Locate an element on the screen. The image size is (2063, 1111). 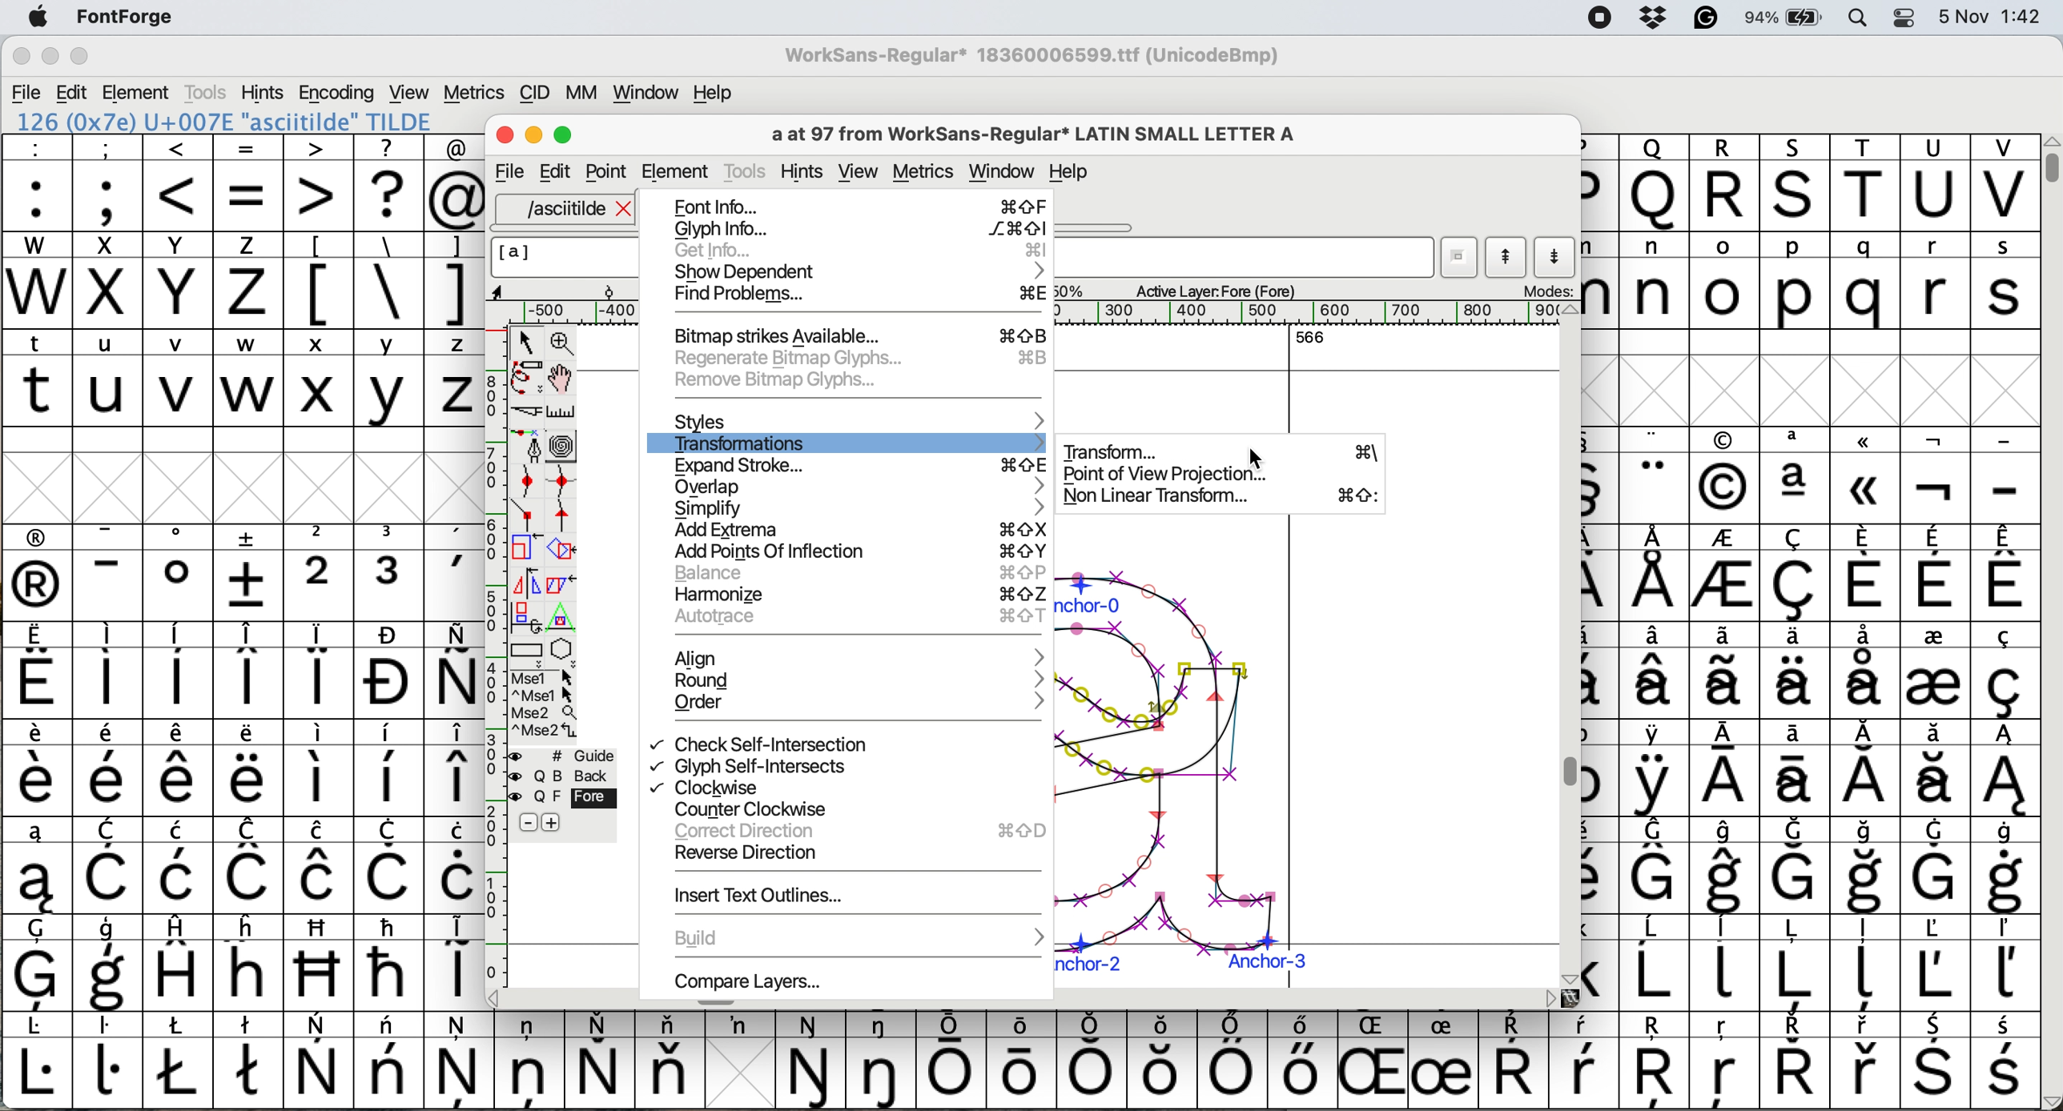
symbol is located at coordinates (1513, 1061).